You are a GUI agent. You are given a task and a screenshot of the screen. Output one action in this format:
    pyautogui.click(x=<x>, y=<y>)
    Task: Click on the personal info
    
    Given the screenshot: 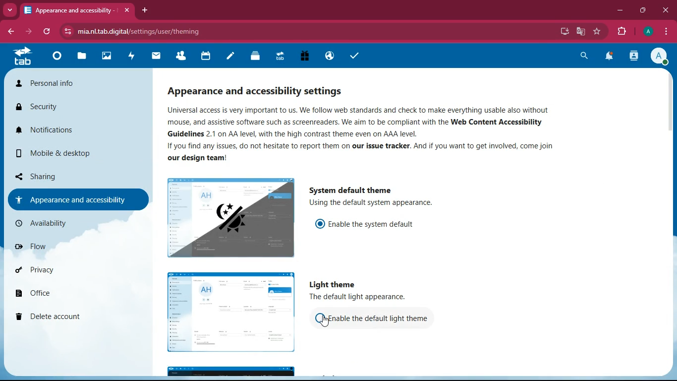 What is the action you would take?
    pyautogui.click(x=77, y=85)
    